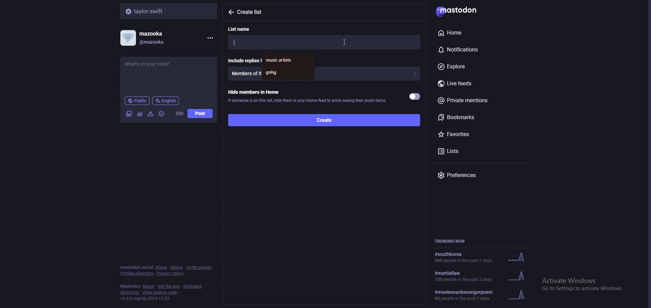  Describe the element at coordinates (161, 267) in the screenshot. I see `about` at that location.